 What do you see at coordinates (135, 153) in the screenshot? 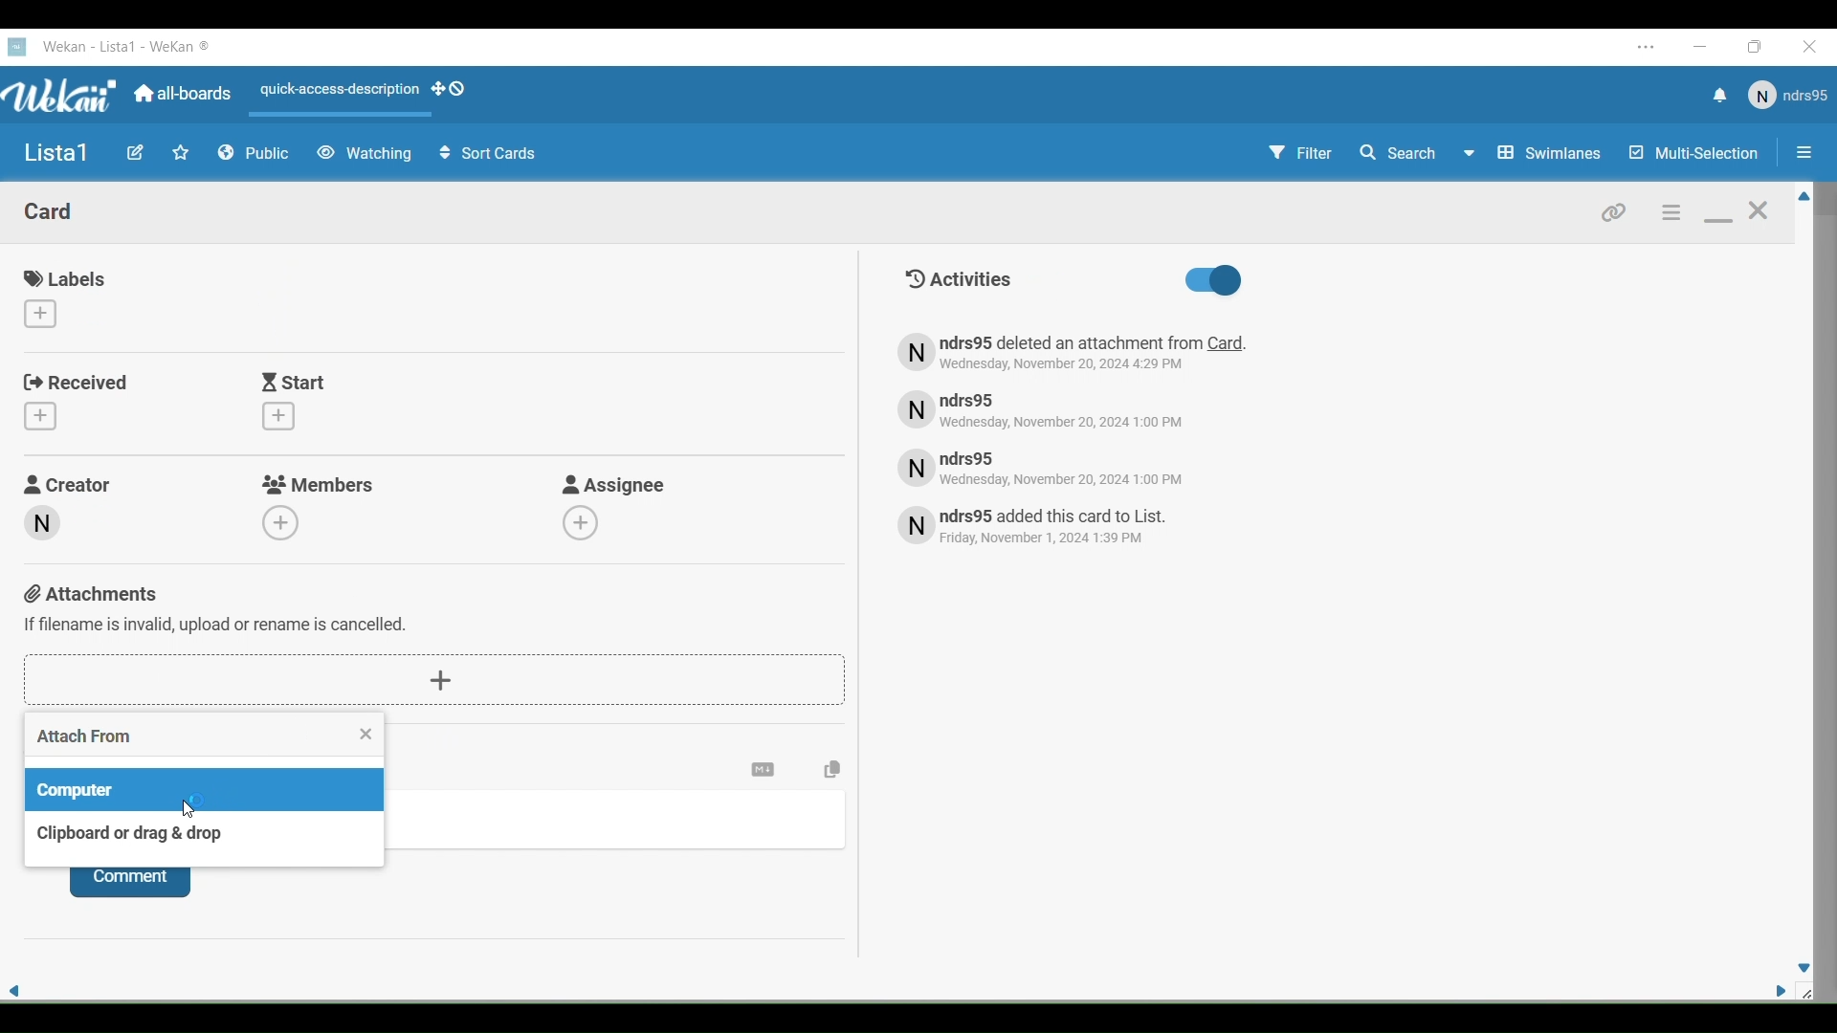
I see `Edit` at bounding box center [135, 153].